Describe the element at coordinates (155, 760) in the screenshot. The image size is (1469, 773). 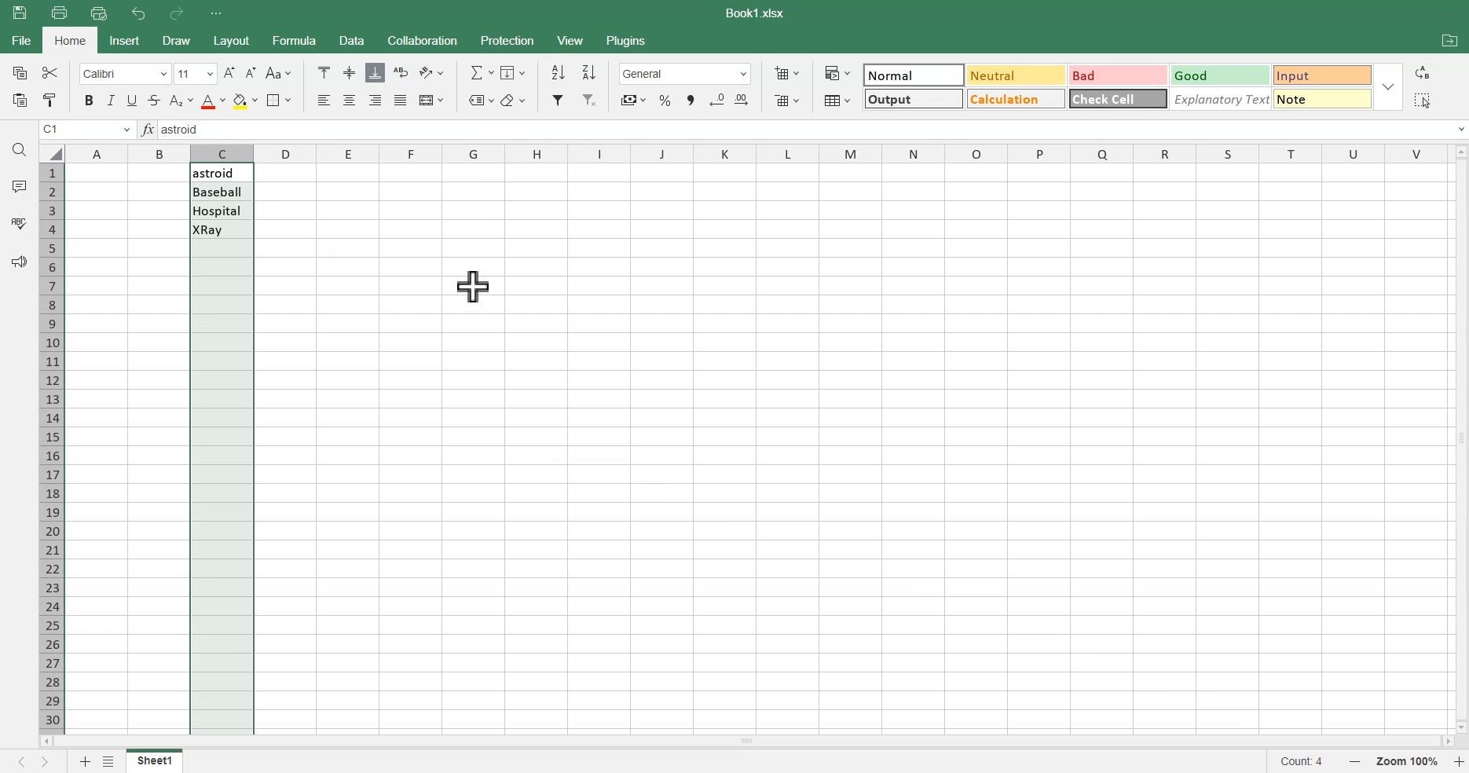
I see `File` at that location.